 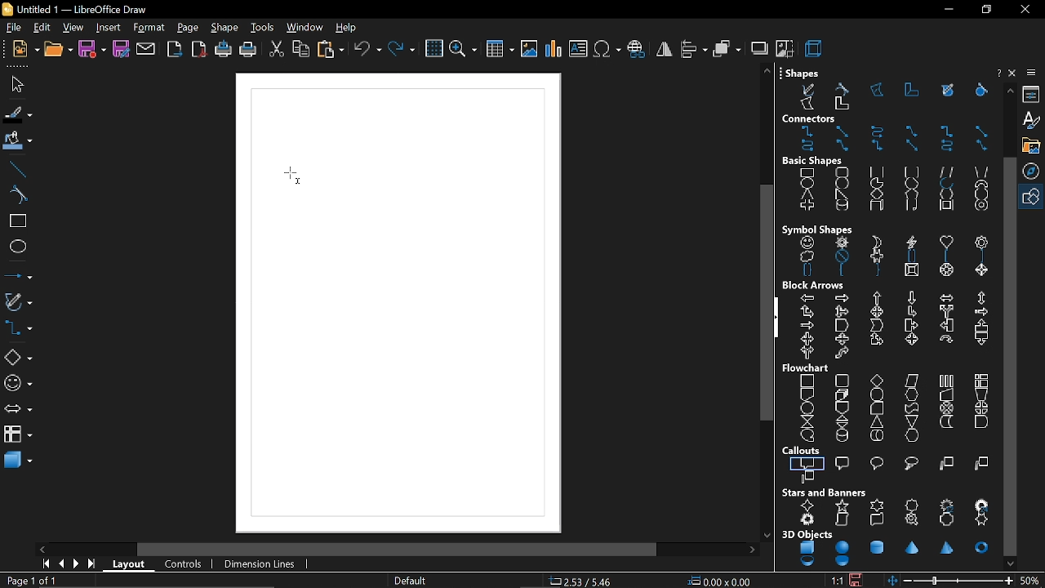 What do you see at coordinates (121, 50) in the screenshot?
I see `save as` at bounding box center [121, 50].